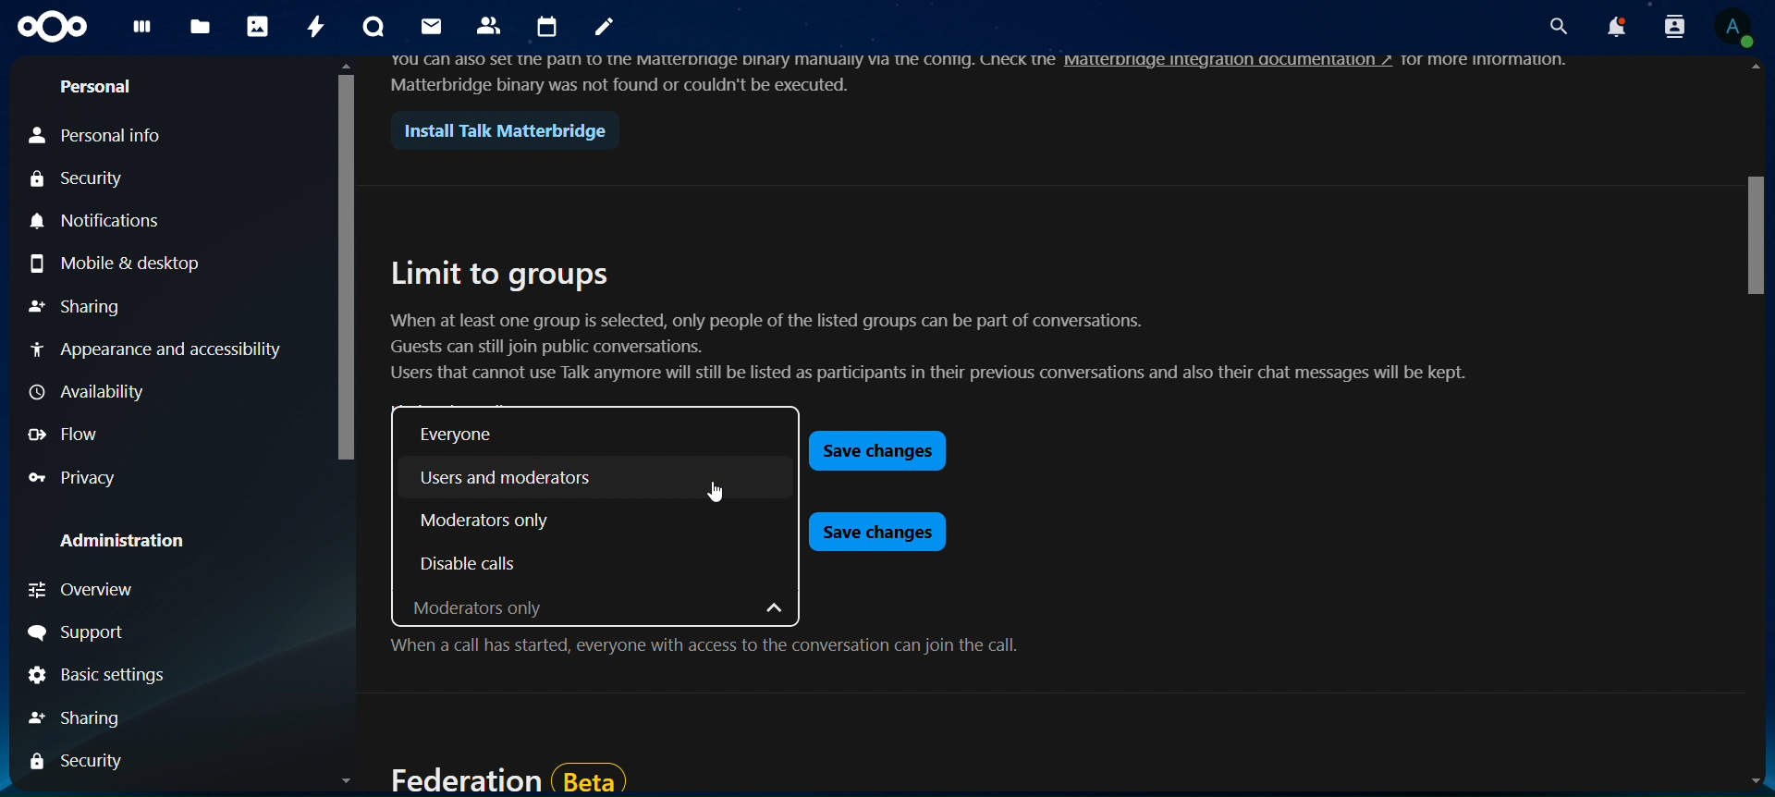  I want to click on appearance and accessibility, so click(156, 348).